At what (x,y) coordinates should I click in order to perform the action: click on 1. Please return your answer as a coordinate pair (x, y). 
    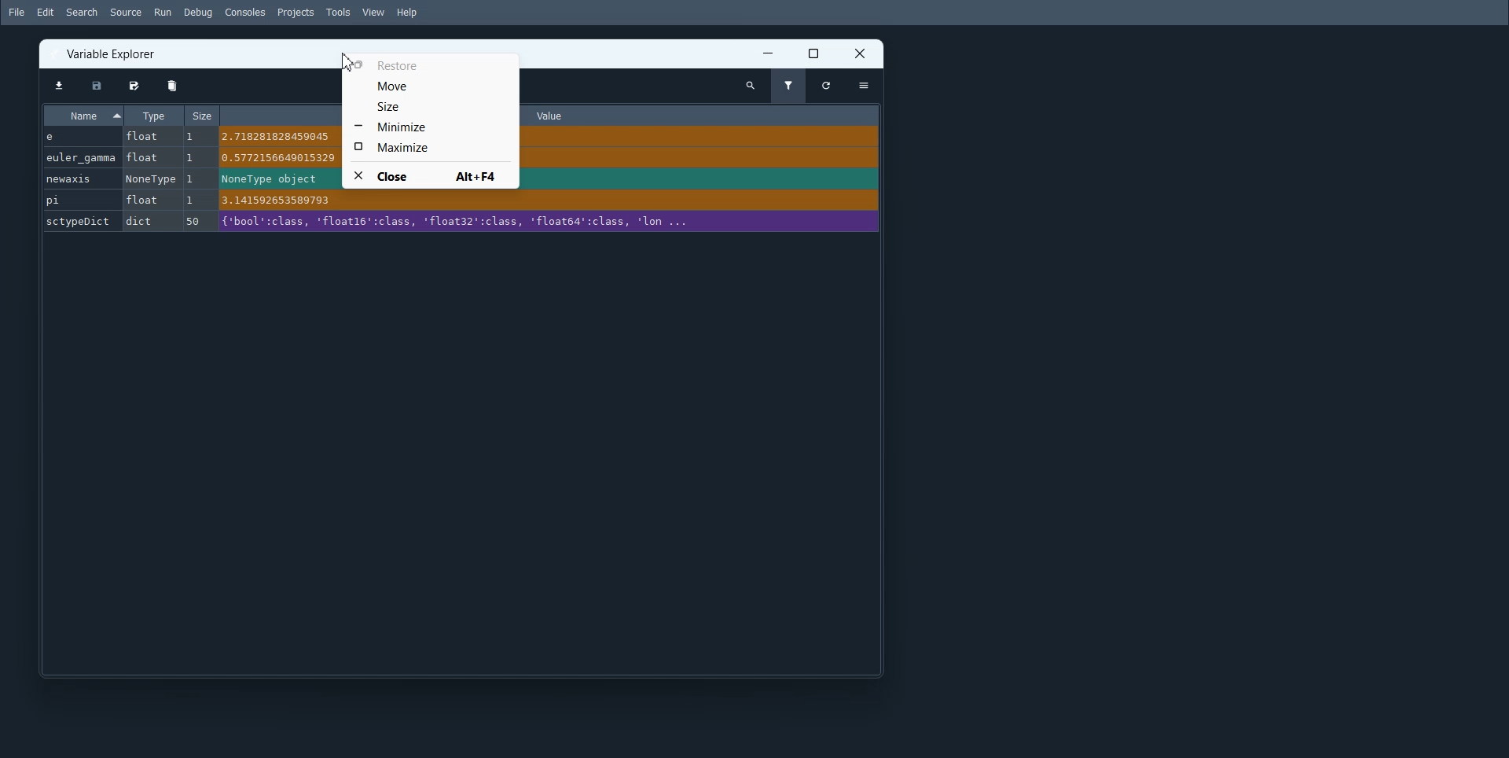
    Looking at the image, I should click on (191, 157).